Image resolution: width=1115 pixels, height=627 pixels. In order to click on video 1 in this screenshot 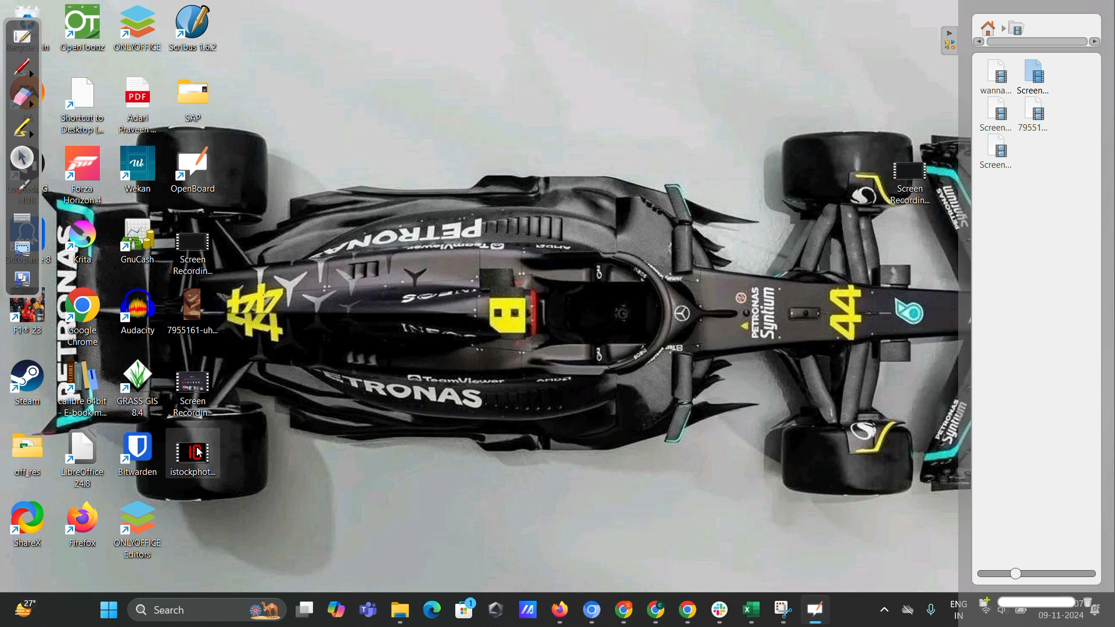, I will do `click(995, 77)`.